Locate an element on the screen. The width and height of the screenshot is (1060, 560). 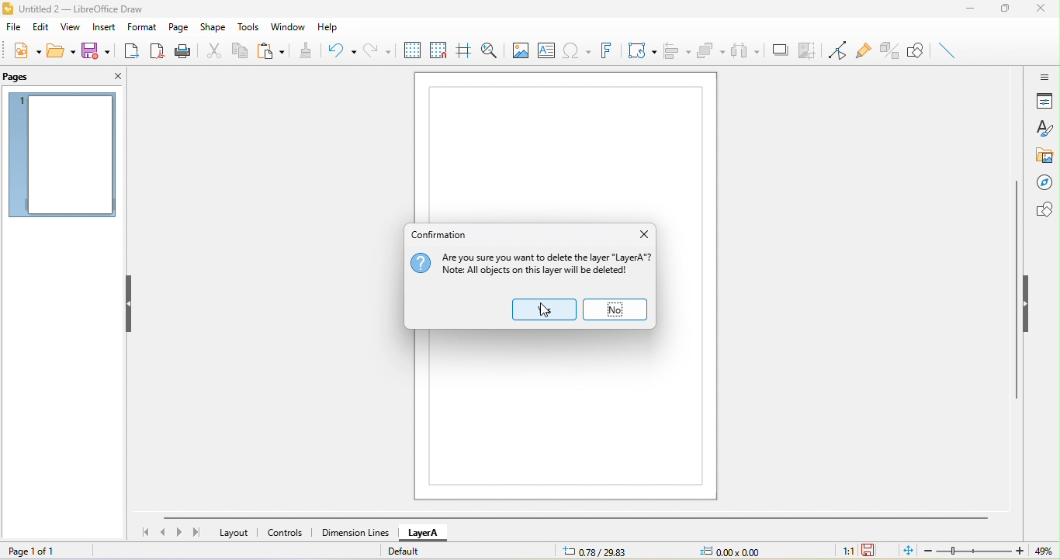
Are you sure you want To delete The layer "Layer A"? Note: All objects on this layer will be deleted! is located at coordinates (546, 264).